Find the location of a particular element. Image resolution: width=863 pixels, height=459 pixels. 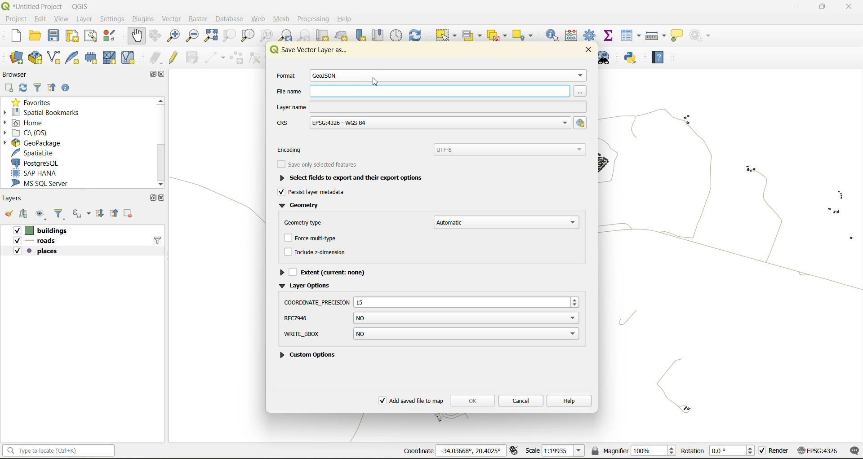

c\:os is located at coordinates (36, 132).